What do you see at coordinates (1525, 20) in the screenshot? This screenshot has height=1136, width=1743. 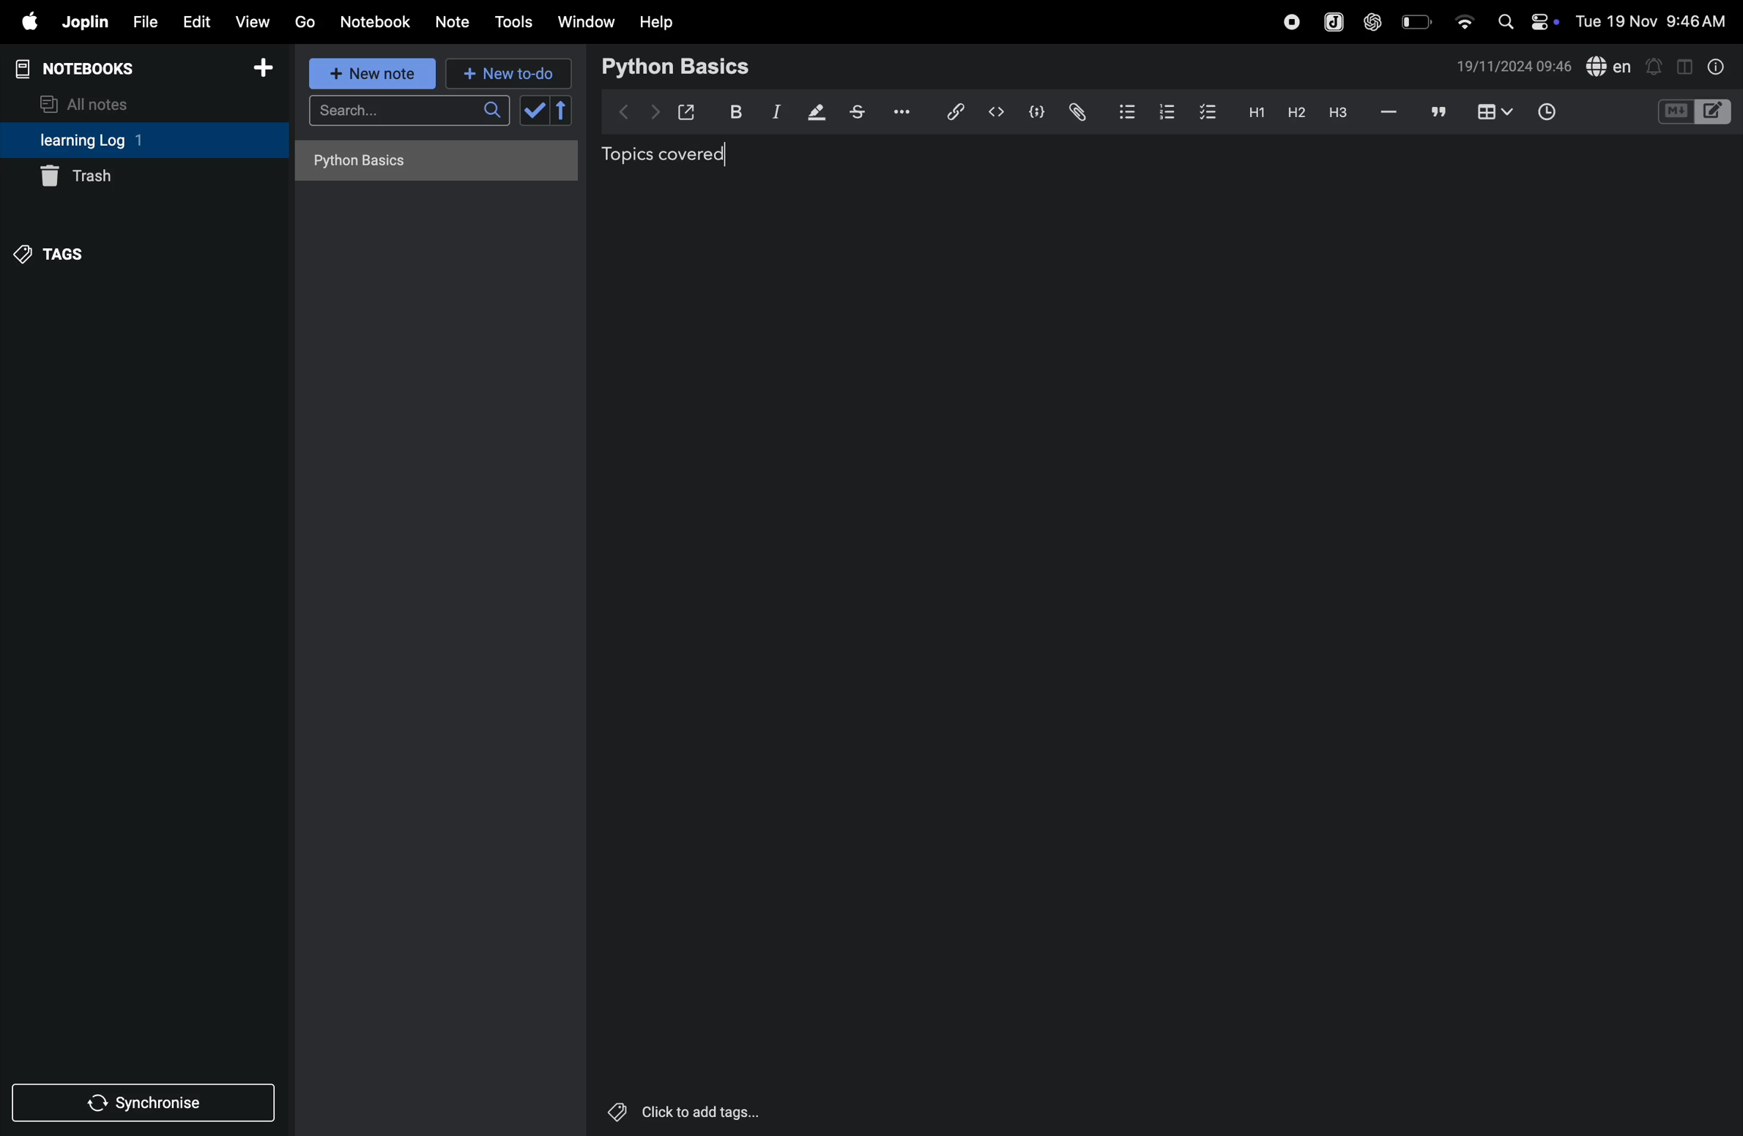 I see `apple widgets` at bounding box center [1525, 20].